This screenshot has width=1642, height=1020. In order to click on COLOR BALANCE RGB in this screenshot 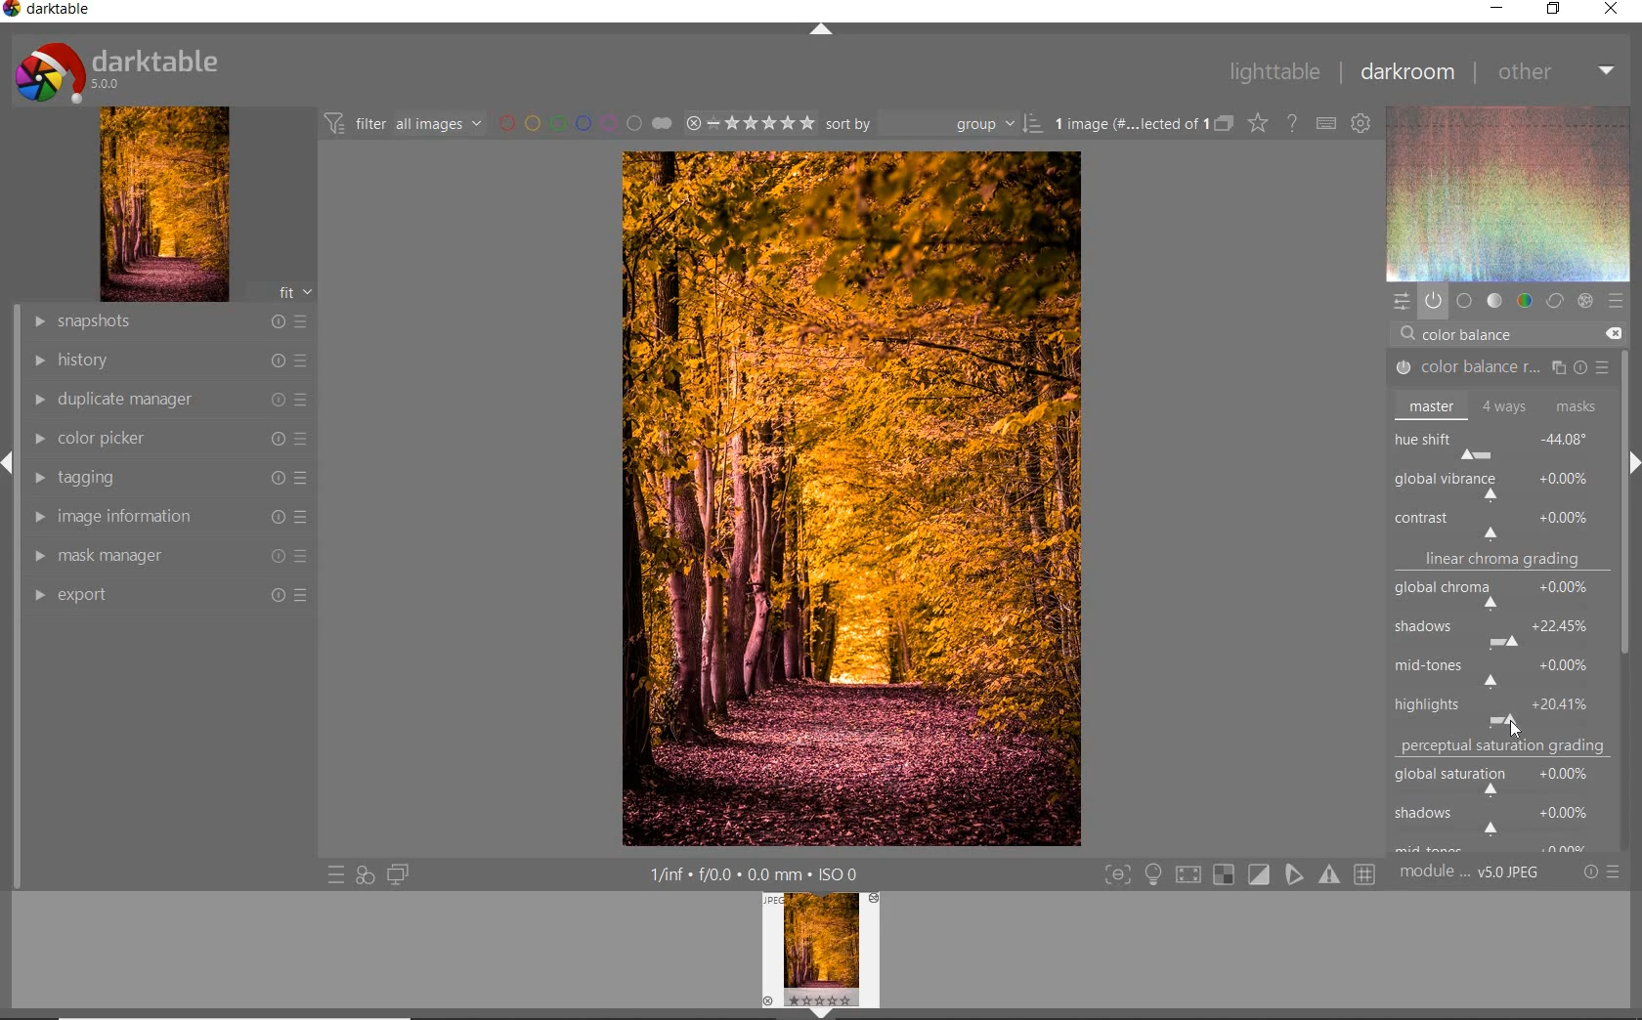, I will do `click(1496, 368)`.